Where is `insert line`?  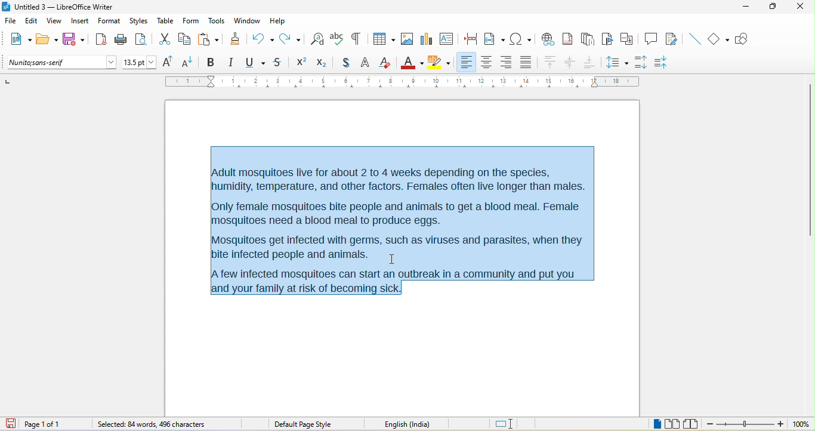 insert line is located at coordinates (694, 39).